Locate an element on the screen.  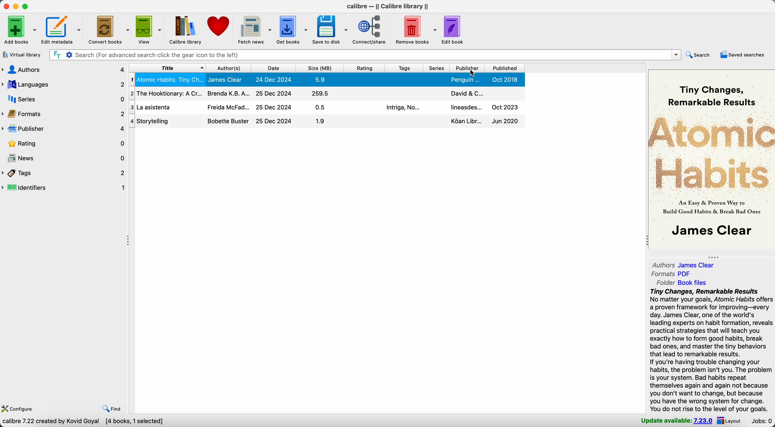
25 Dec 2024 is located at coordinates (273, 80).